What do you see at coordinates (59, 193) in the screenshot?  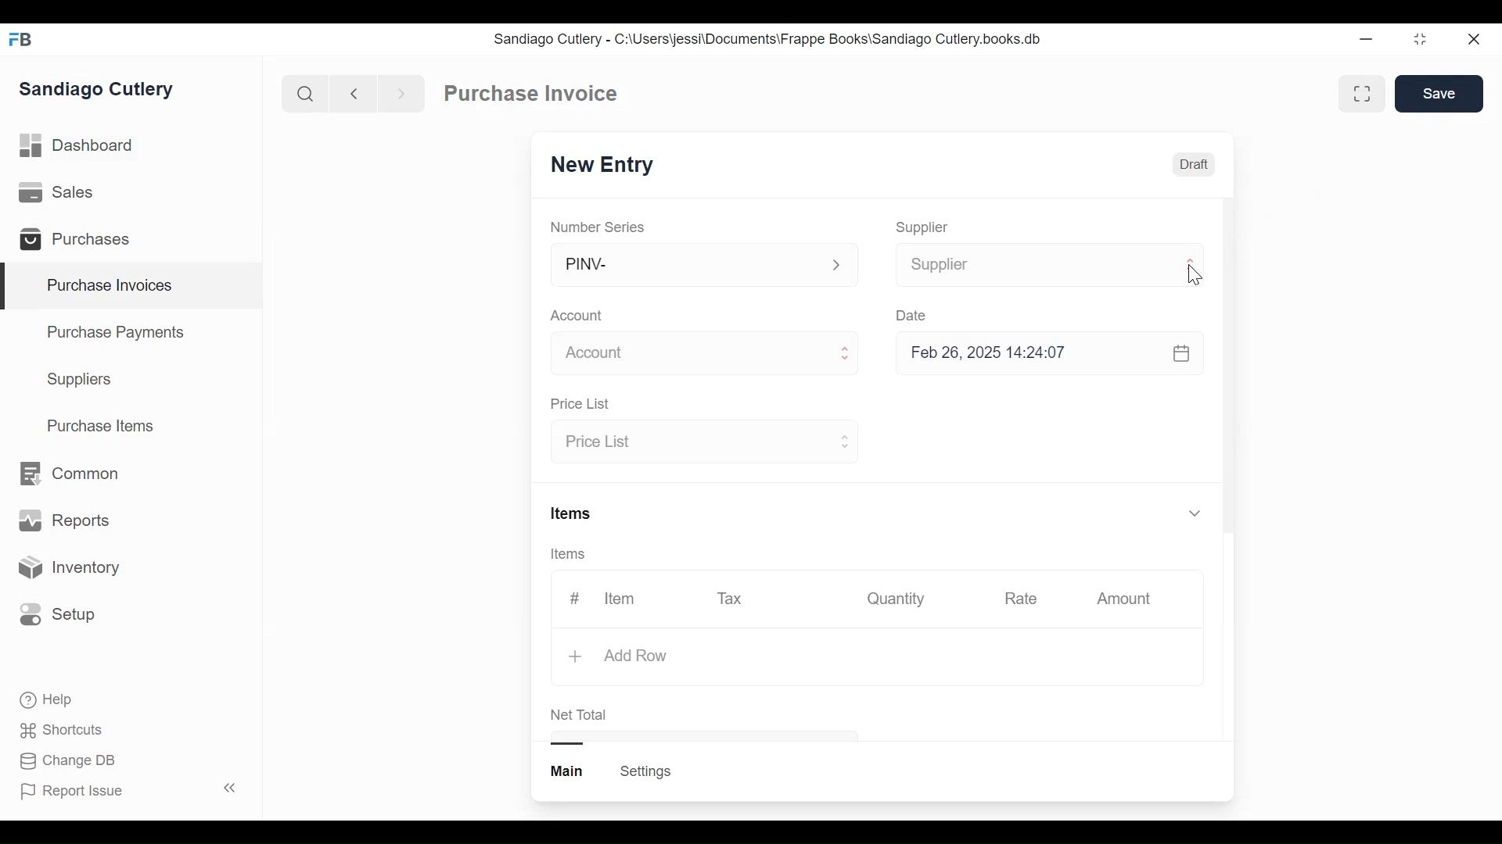 I see `Sales` at bounding box center [59, 193].